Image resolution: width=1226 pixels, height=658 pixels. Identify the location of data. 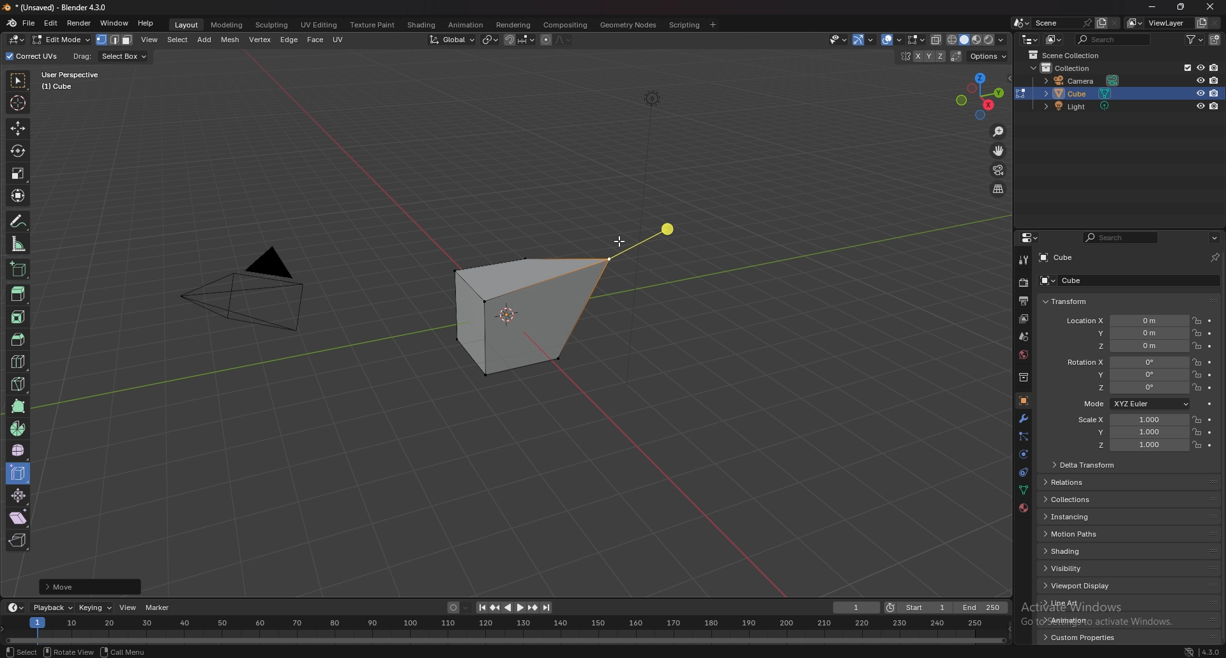
(1023, 490).